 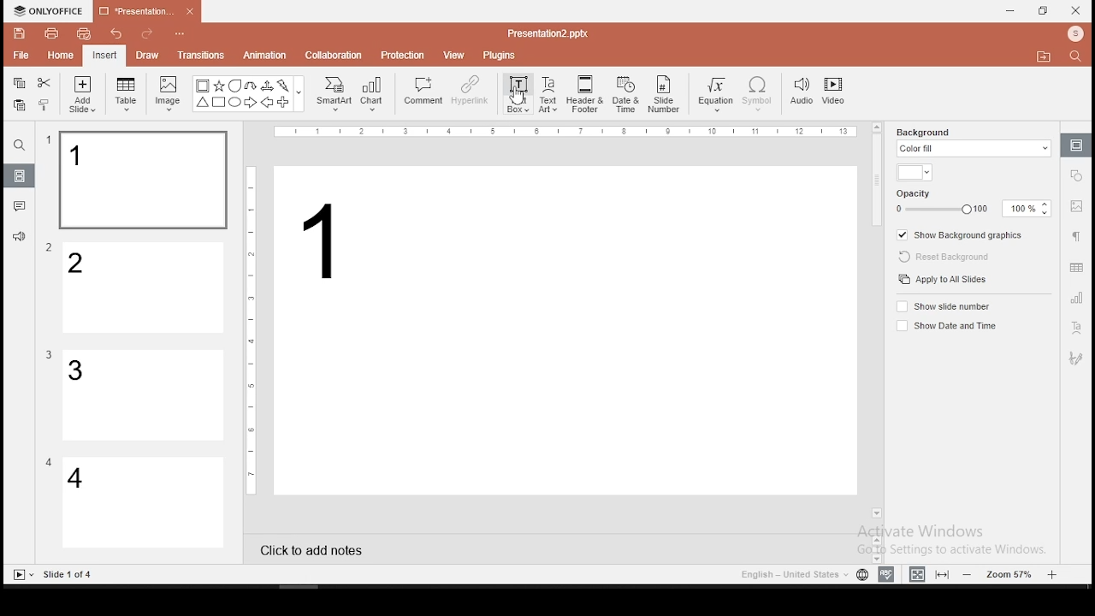 I want to click on animation, so click(x=263, y=56).